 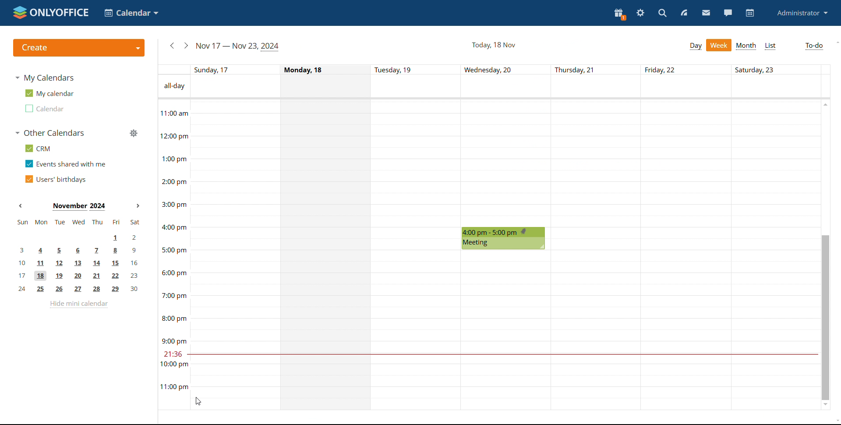 I want to click on profile, so click(x=802, y=14).